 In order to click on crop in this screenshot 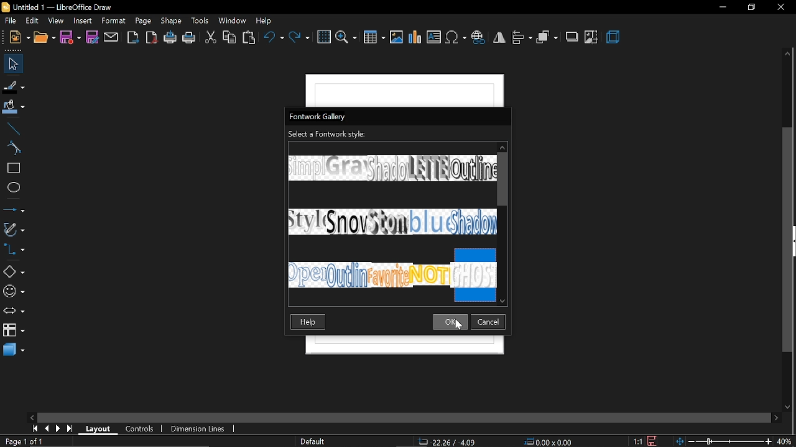, I will do `click(591, 38)`.